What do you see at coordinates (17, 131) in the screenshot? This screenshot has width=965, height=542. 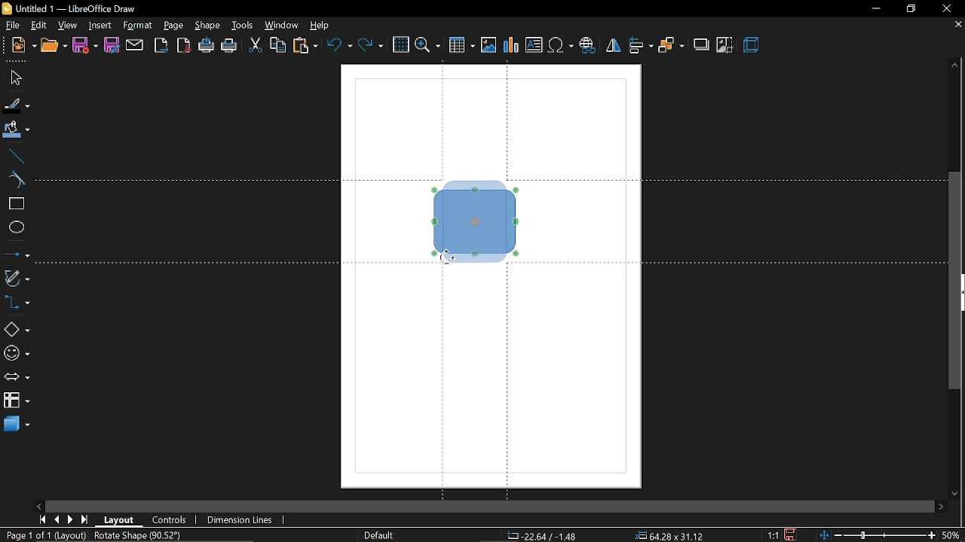 I see `fill color` at bounding box center [17, 131].